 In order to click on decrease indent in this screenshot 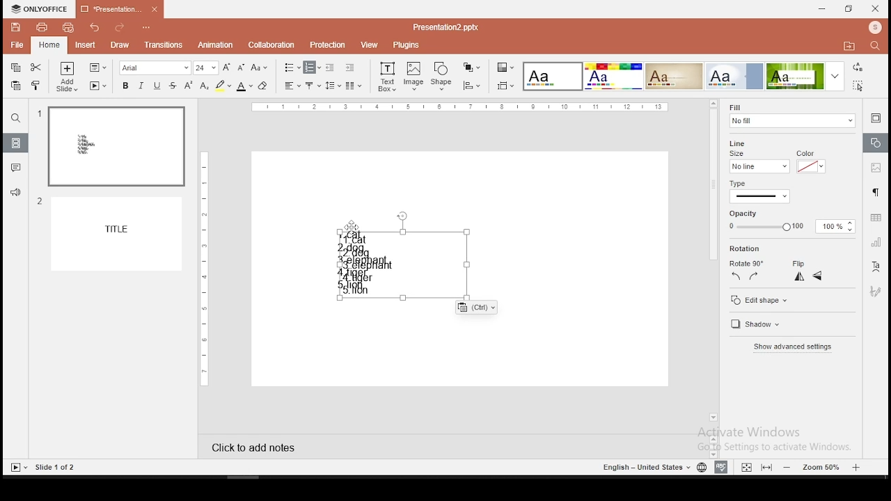, I will do `click(331, 67)`.